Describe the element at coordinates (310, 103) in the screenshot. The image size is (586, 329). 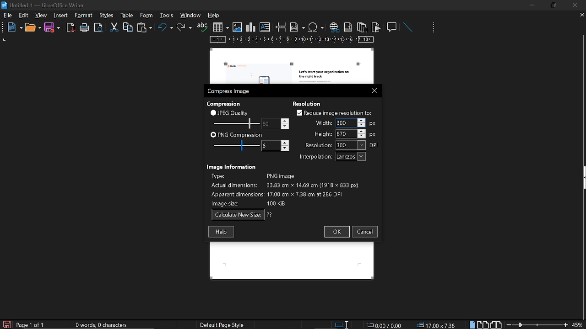
I see `Resolution` at that location.